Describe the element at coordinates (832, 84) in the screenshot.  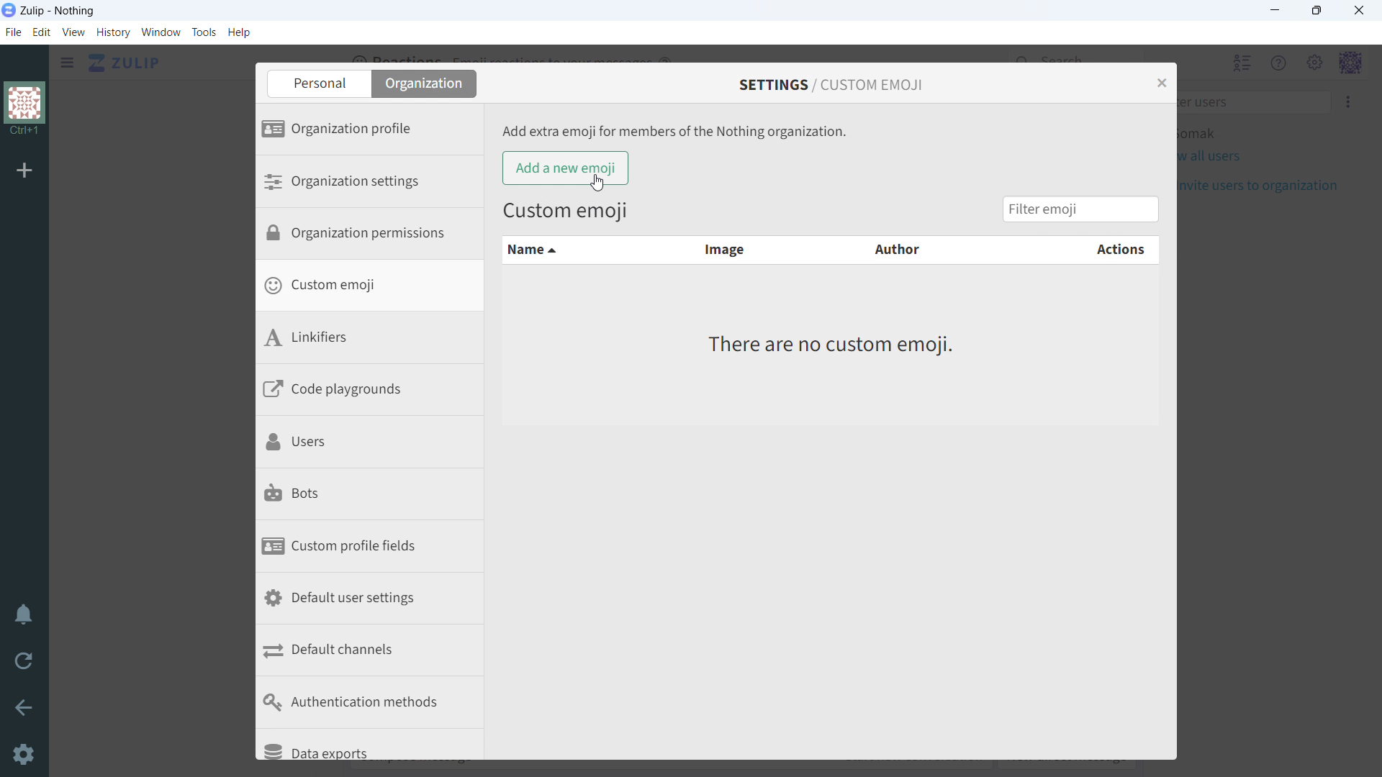
I see `settings/custom emoji` at that location.